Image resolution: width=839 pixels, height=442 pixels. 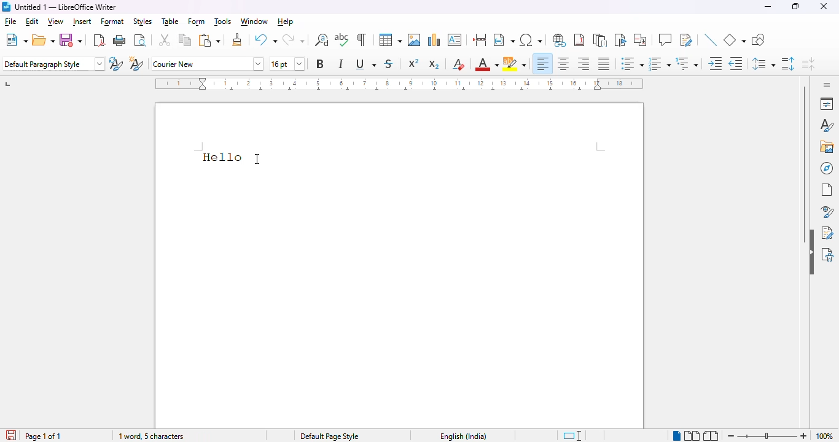 I want to click on find and replace, so click(x=322, y=40).